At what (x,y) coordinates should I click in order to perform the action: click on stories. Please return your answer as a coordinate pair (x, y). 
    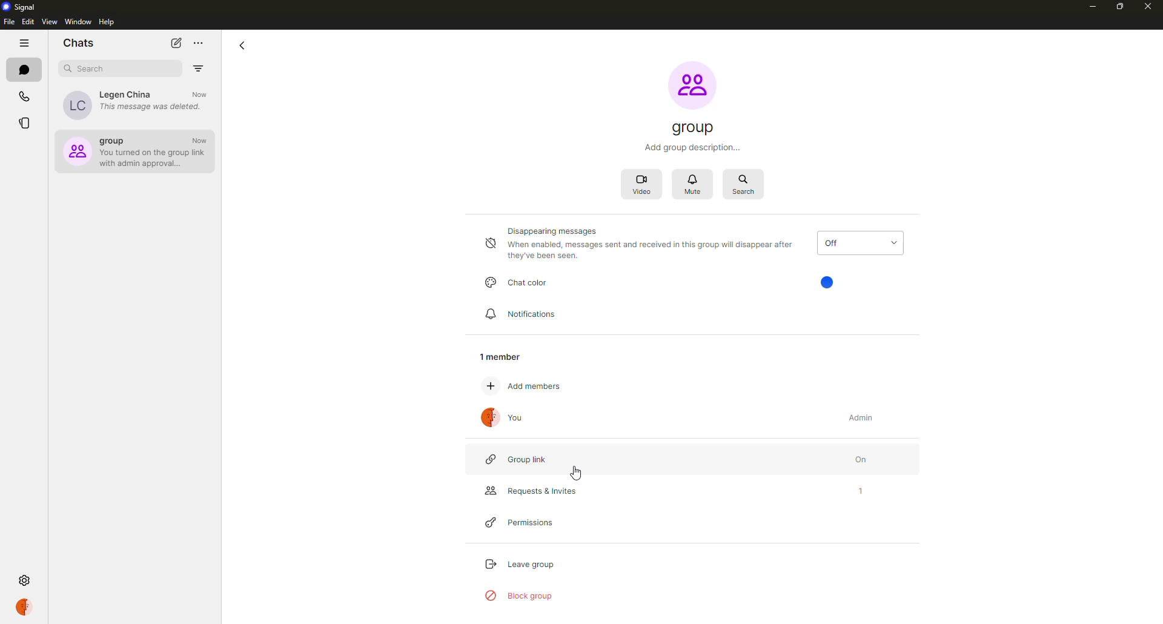
    Looking at the image, I should click on (24, 125).